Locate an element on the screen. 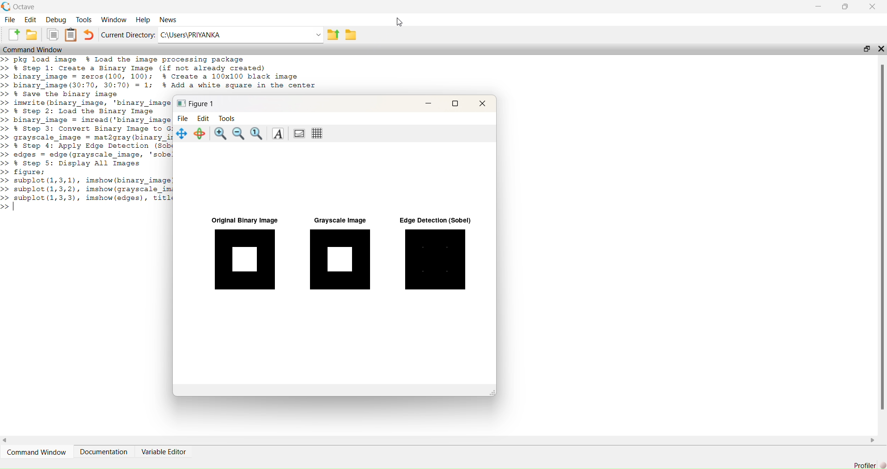 The height and width of the screenshot is (469, 887). Insert text is located at coordinates (279, 133).